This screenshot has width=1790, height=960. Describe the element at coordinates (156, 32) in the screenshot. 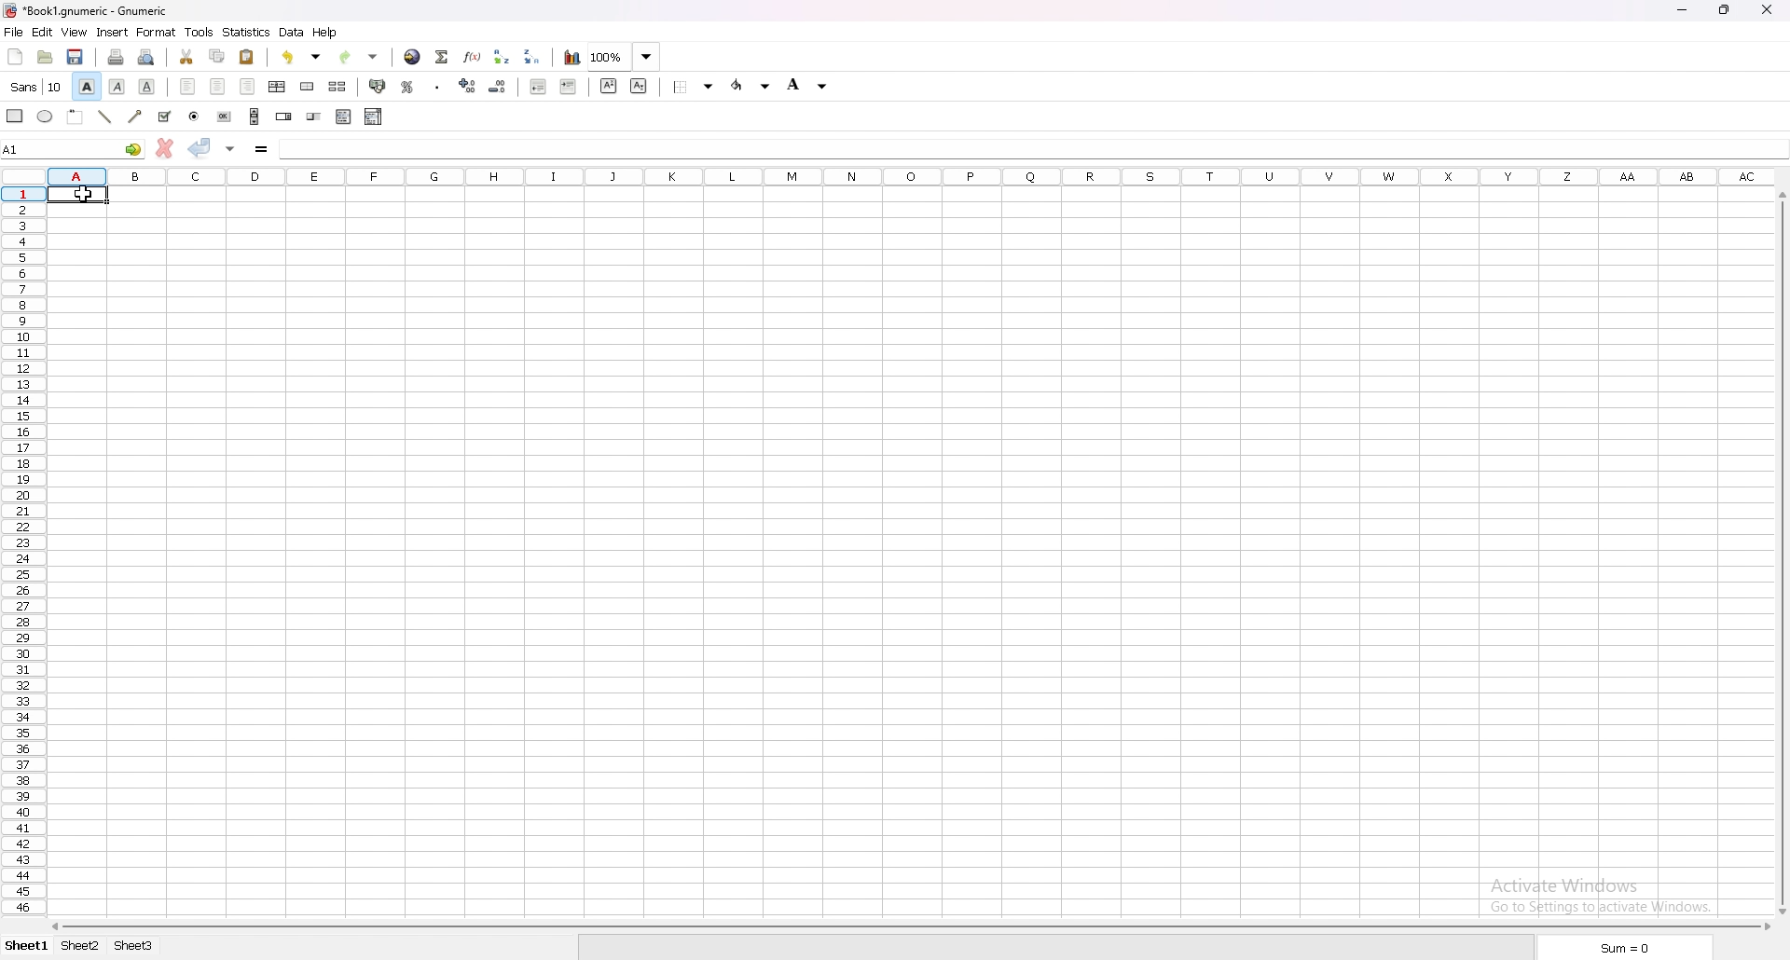

I see `format` at that location.